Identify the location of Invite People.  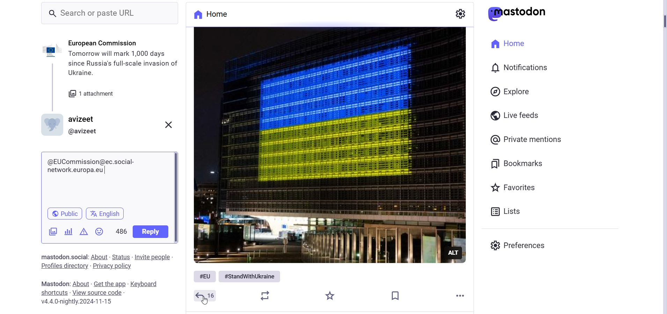
(152, 257).